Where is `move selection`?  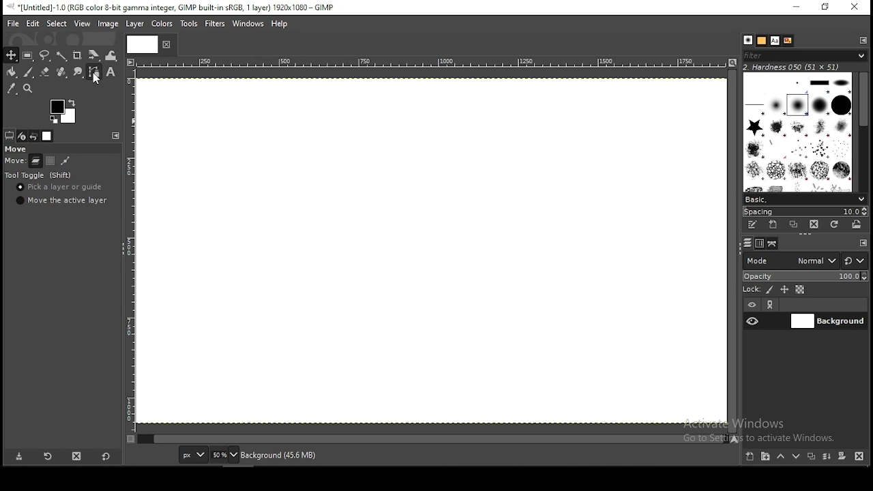 move selection is located at coordinates (50, 161).